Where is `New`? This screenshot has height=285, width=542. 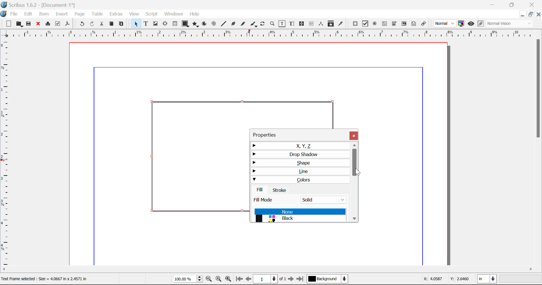
New is located at coordinates (8, 24).